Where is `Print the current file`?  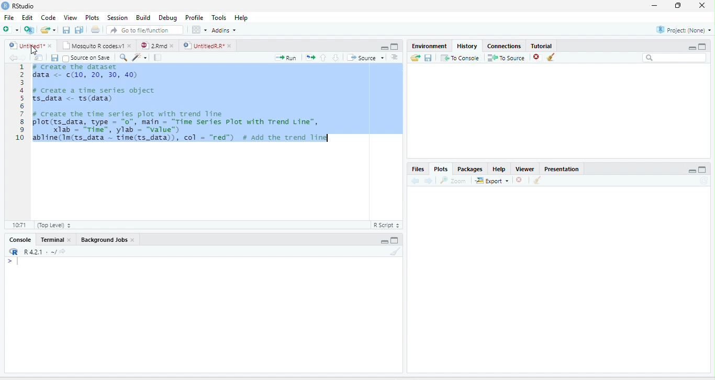
Print the current file is located at coordinates (95, 29).